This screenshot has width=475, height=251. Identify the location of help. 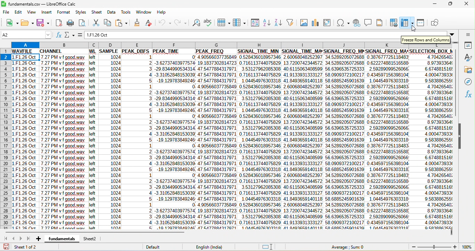
(161, 11).